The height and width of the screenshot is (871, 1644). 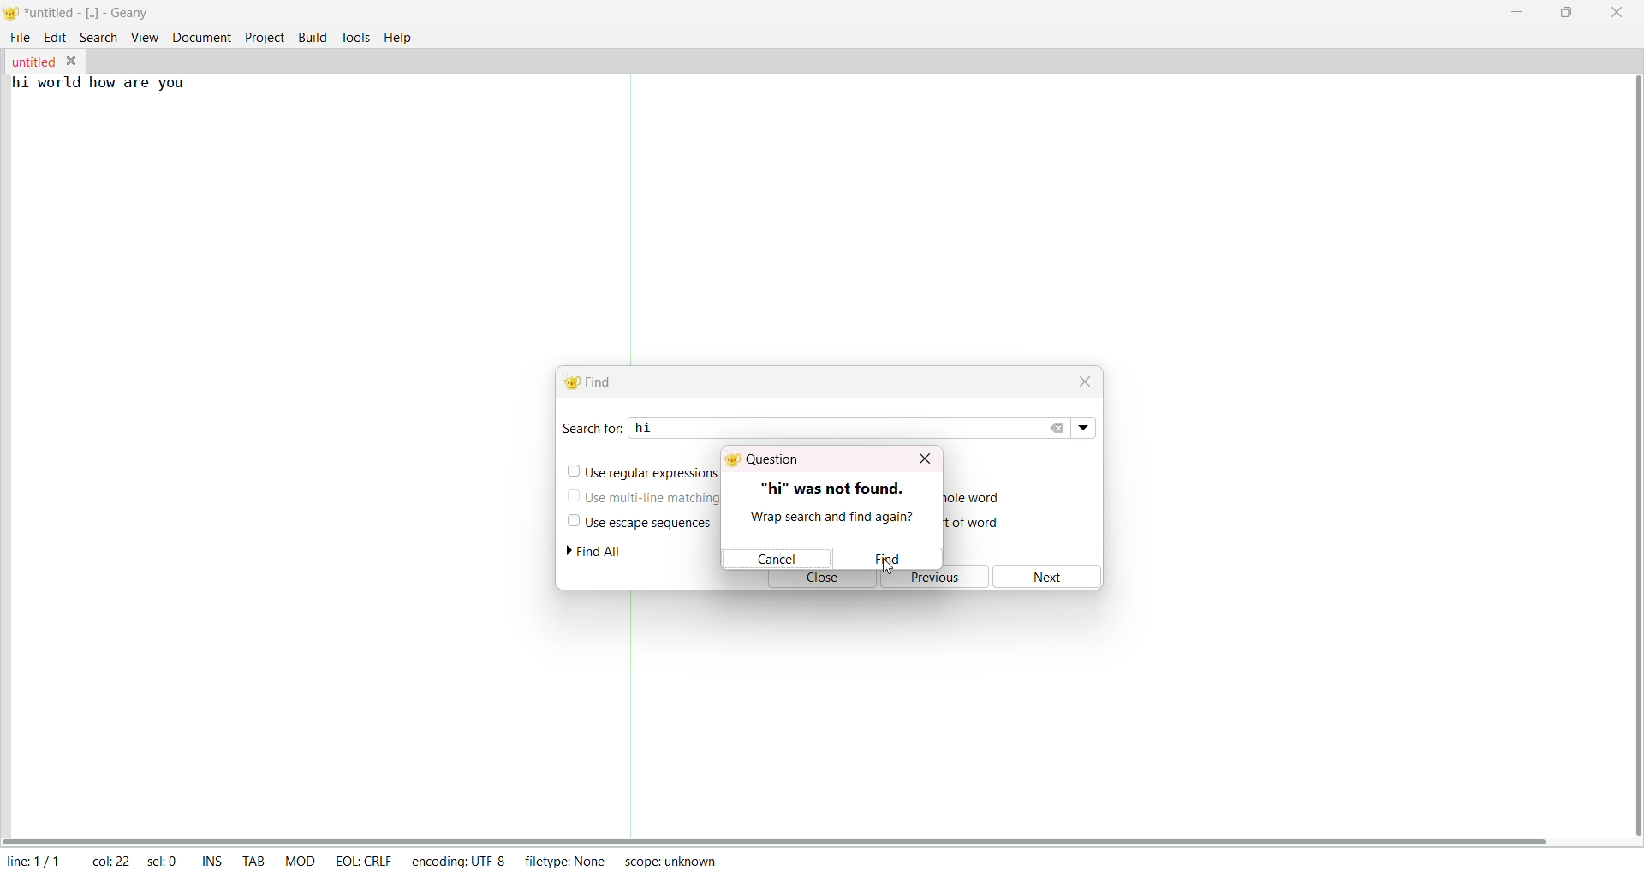 I want to click on edit, so click(x=51, y=36).